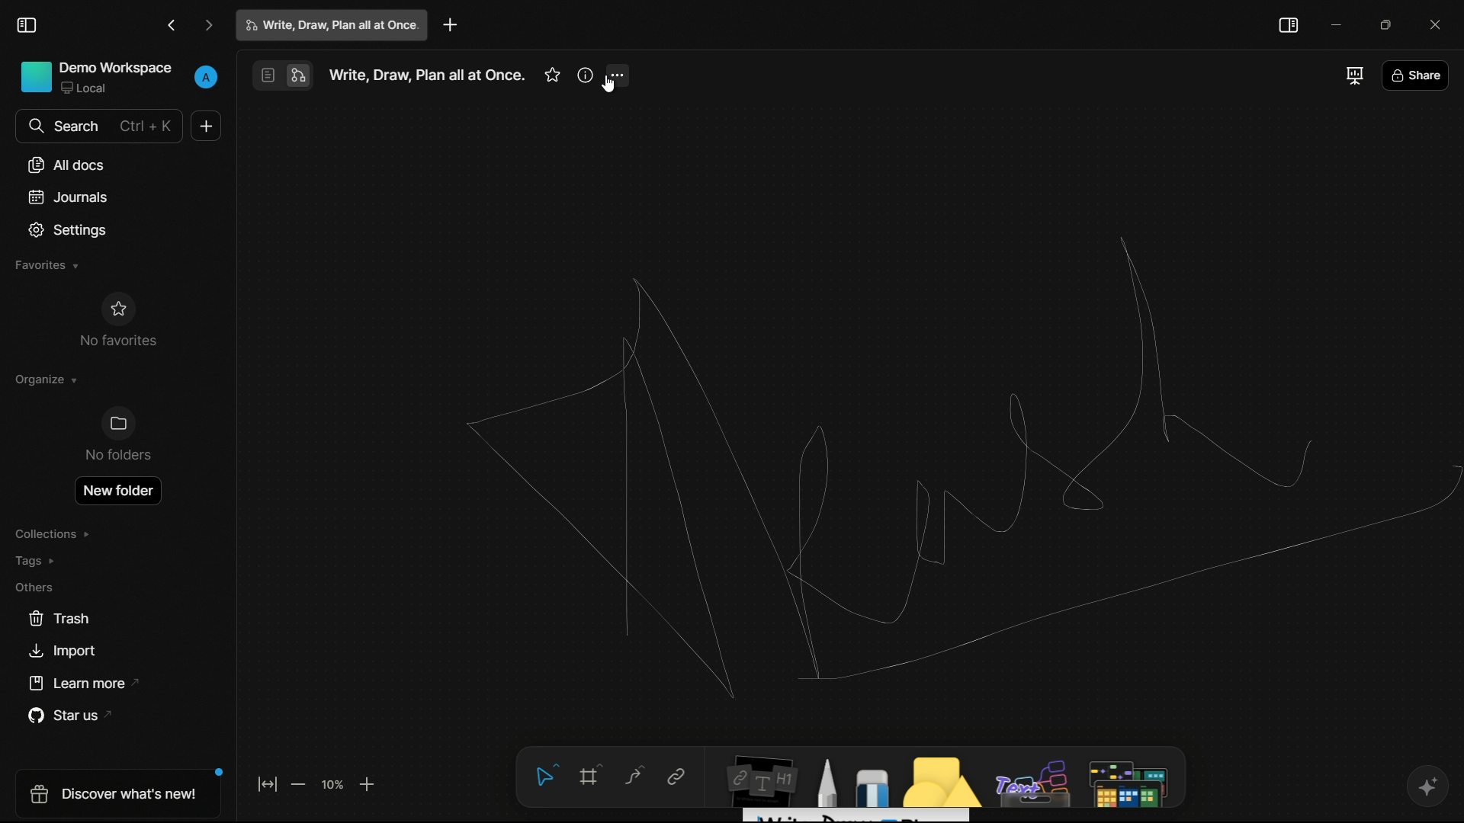 The height and width of the screenshot is (823, 1464). Describe the element at coordinates (44, 380) in the screenshot. I see `organize` at that location.